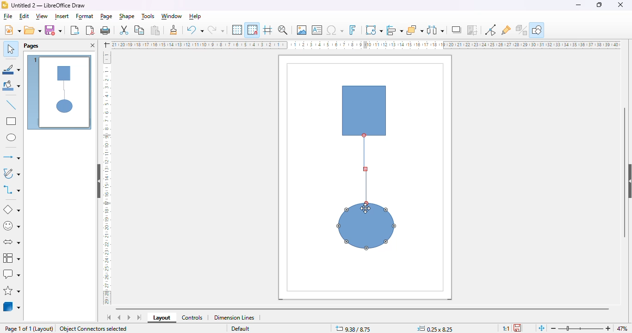 This screenshot has height=333, width=632. I want to click on show draw functions, so click(538, 29).